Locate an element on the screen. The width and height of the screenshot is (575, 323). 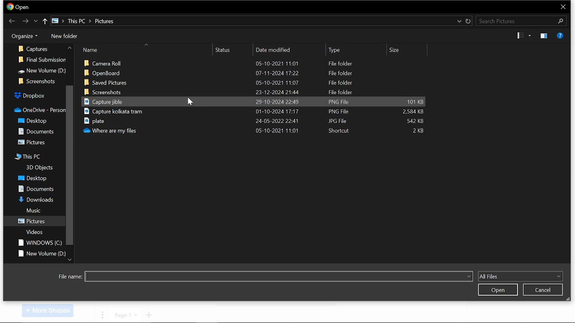
previous is located at coordinates (12, 20).